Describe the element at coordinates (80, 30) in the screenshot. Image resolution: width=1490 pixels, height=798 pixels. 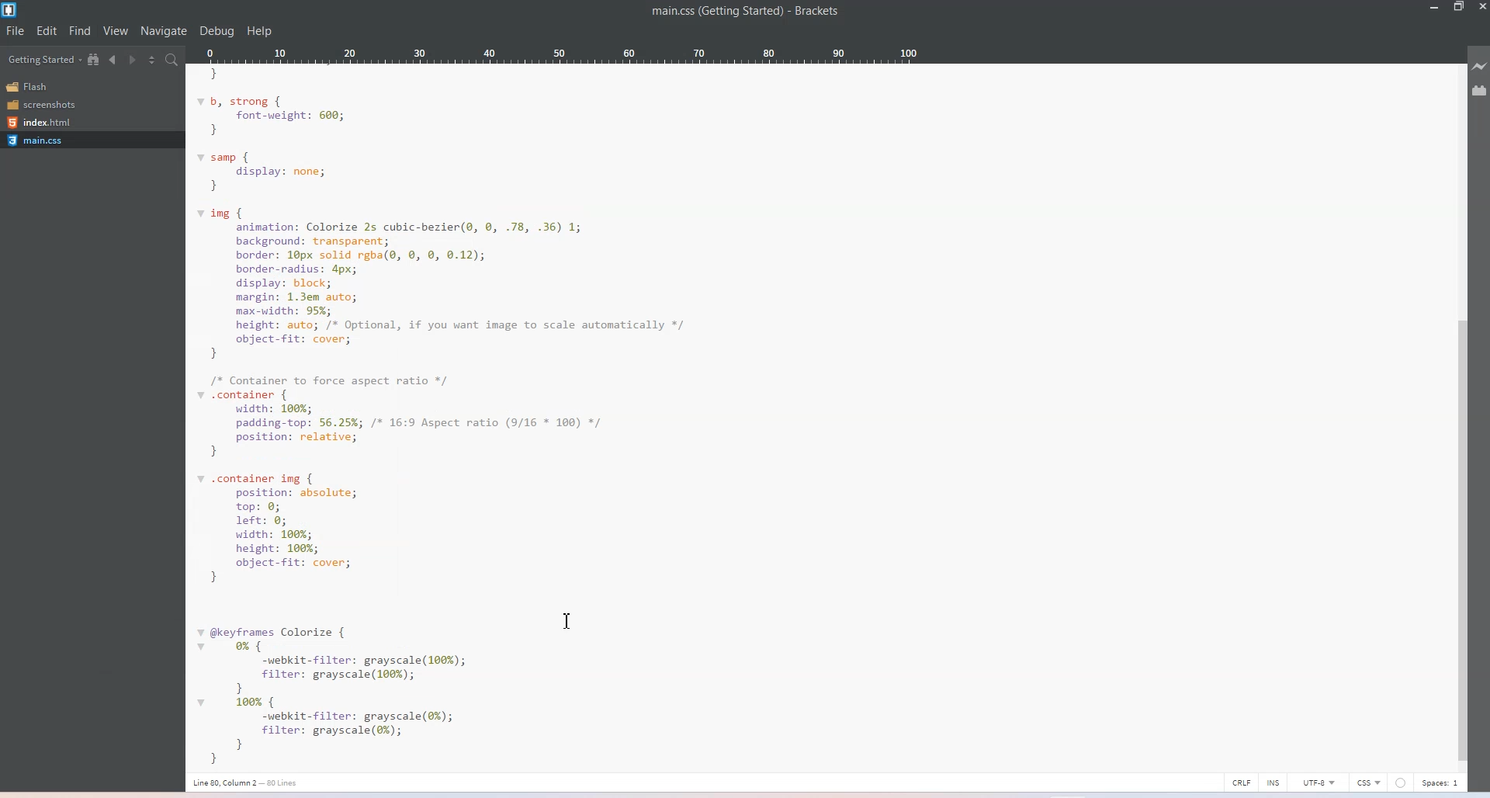
I see `Find` at that location.